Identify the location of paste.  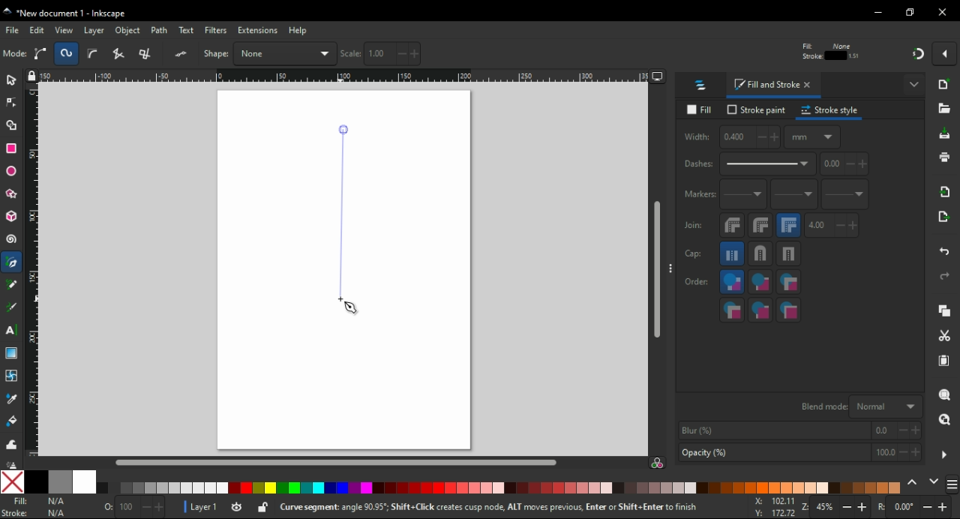
(943, 361).